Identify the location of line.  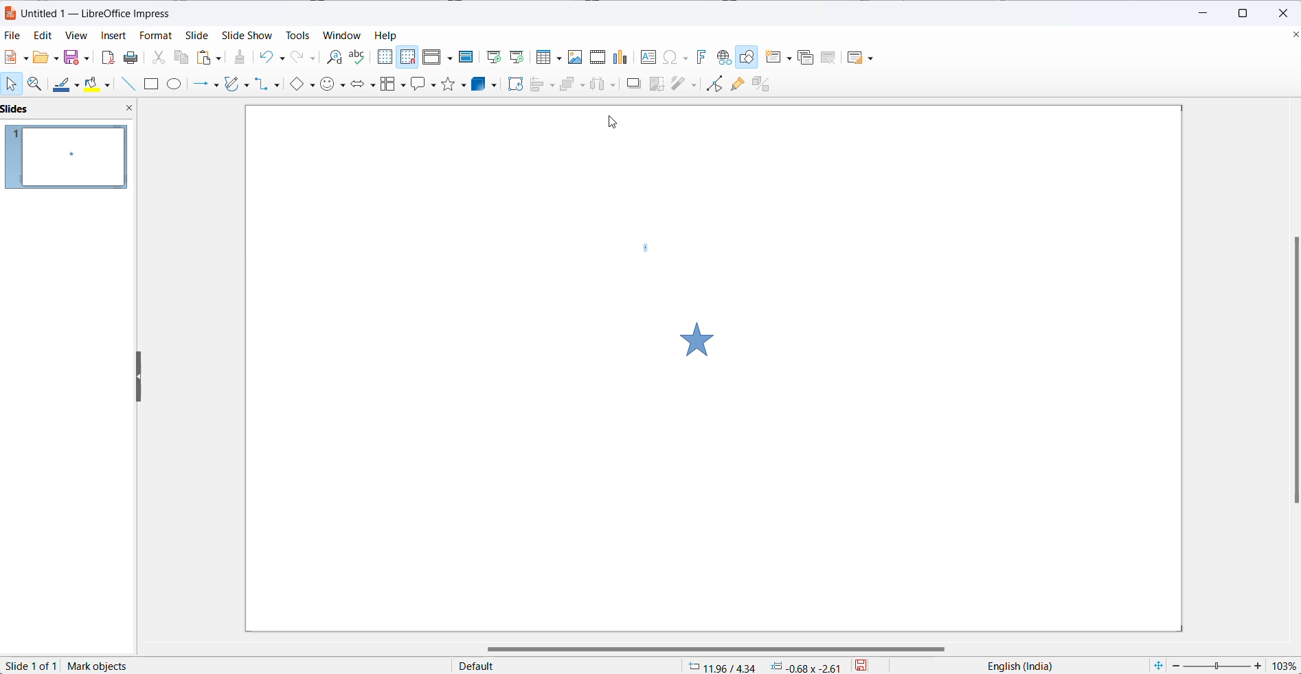
(131, 84).